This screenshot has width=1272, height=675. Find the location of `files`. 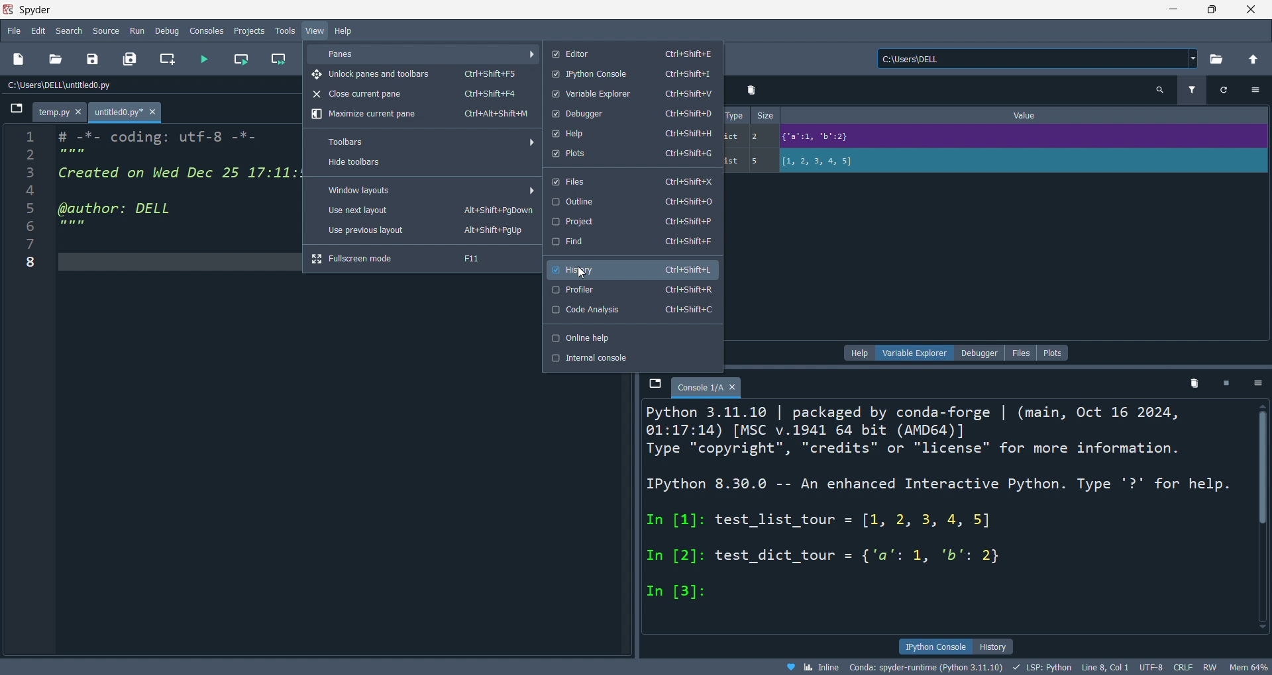

files is located at coordinates (631, 180).